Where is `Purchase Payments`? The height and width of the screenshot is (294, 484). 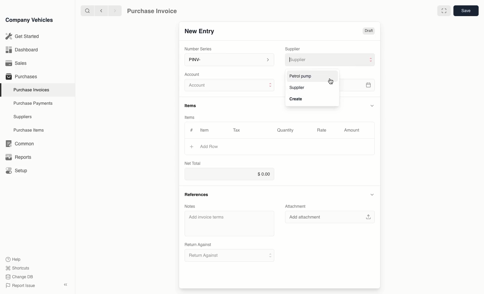
Purchase Payments is located at coordinates (32, 103).